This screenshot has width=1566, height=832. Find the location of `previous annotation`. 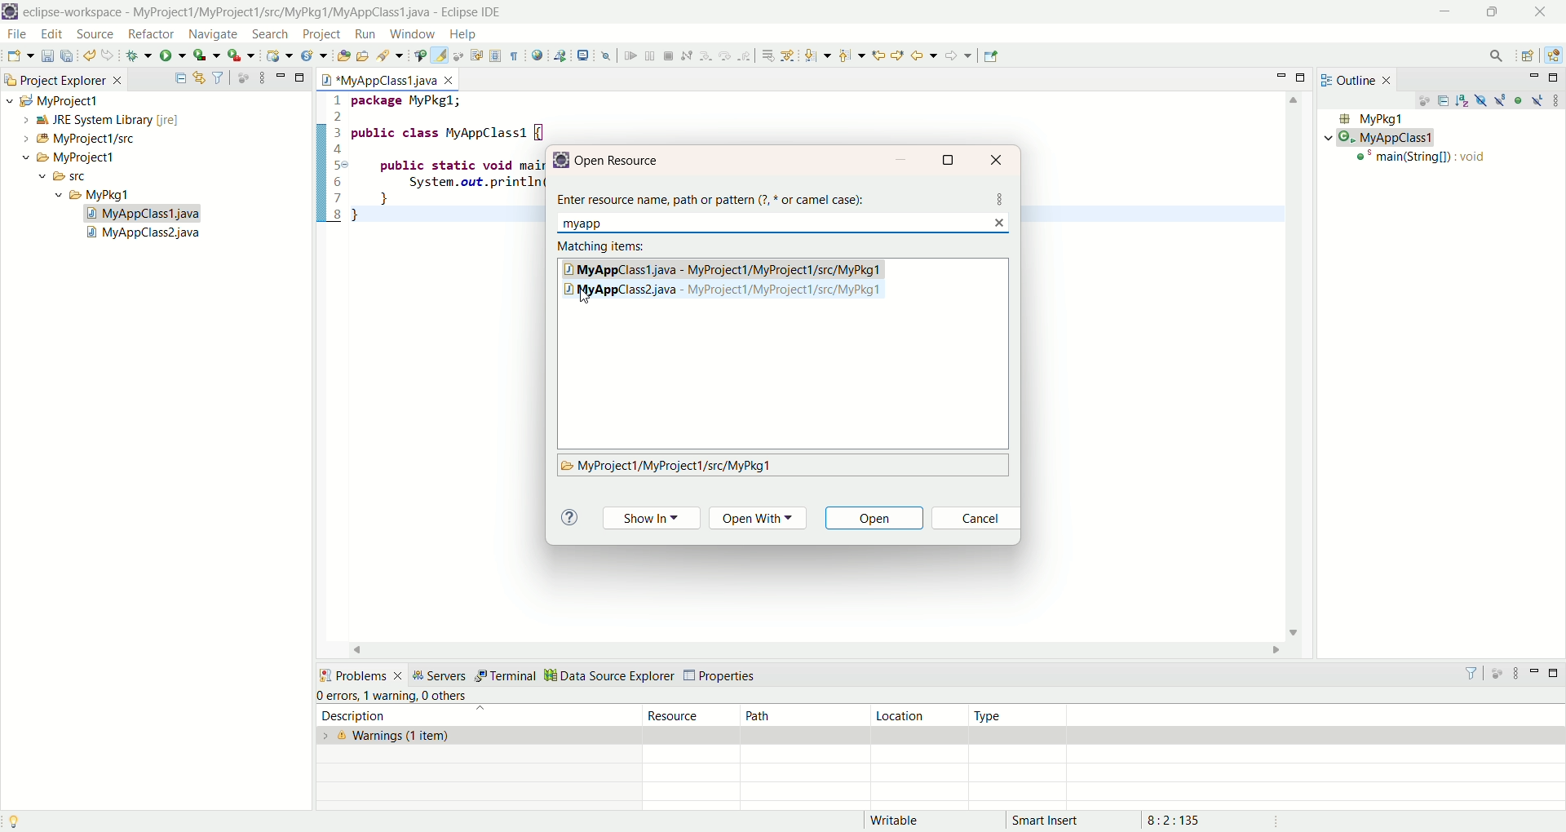

previous annotation is located at coordinates (852, 55).